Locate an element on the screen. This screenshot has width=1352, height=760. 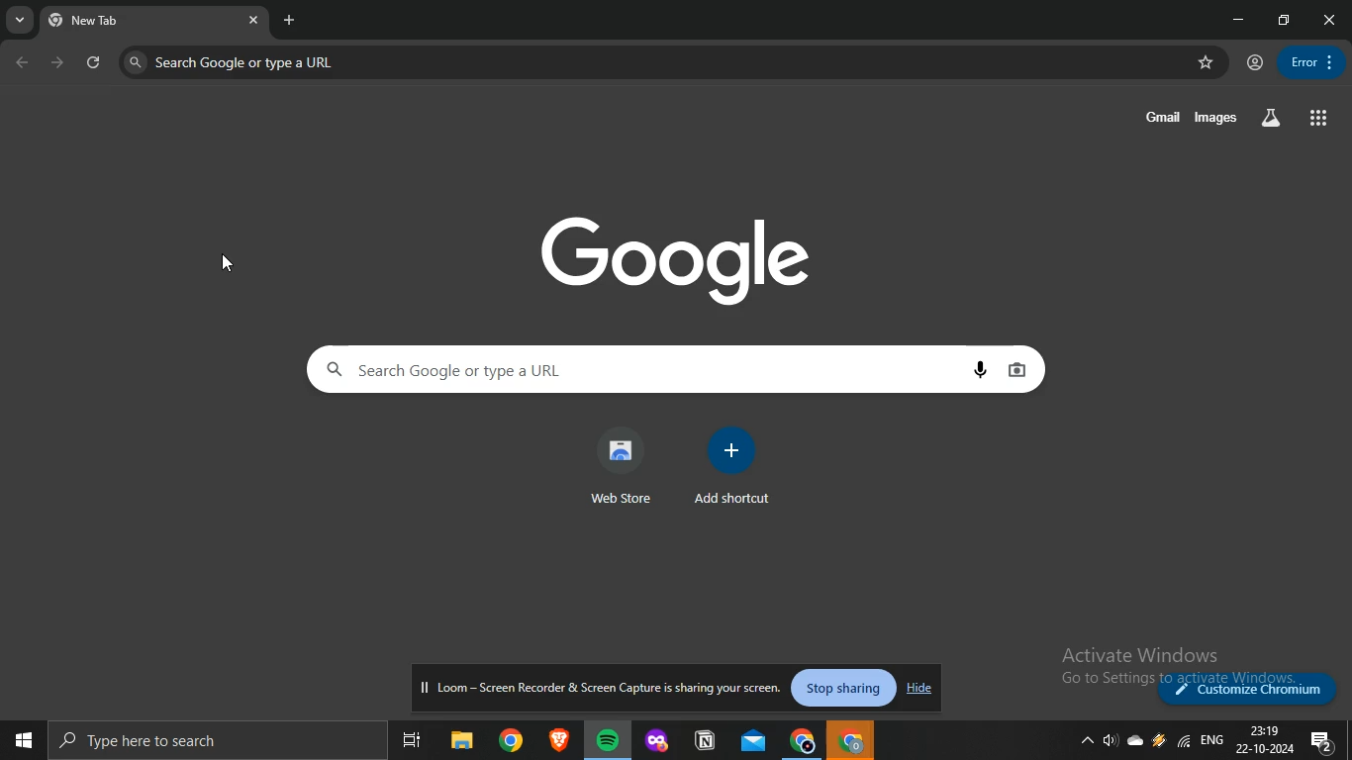
manage profie is located at coordinates (1255, 63).